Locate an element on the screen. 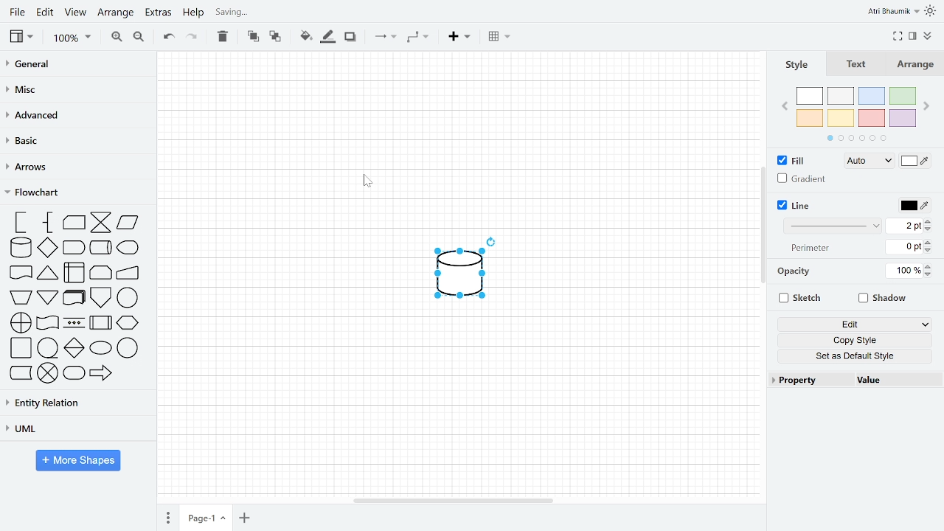  loop limit  is located at coordinates (101, 273).